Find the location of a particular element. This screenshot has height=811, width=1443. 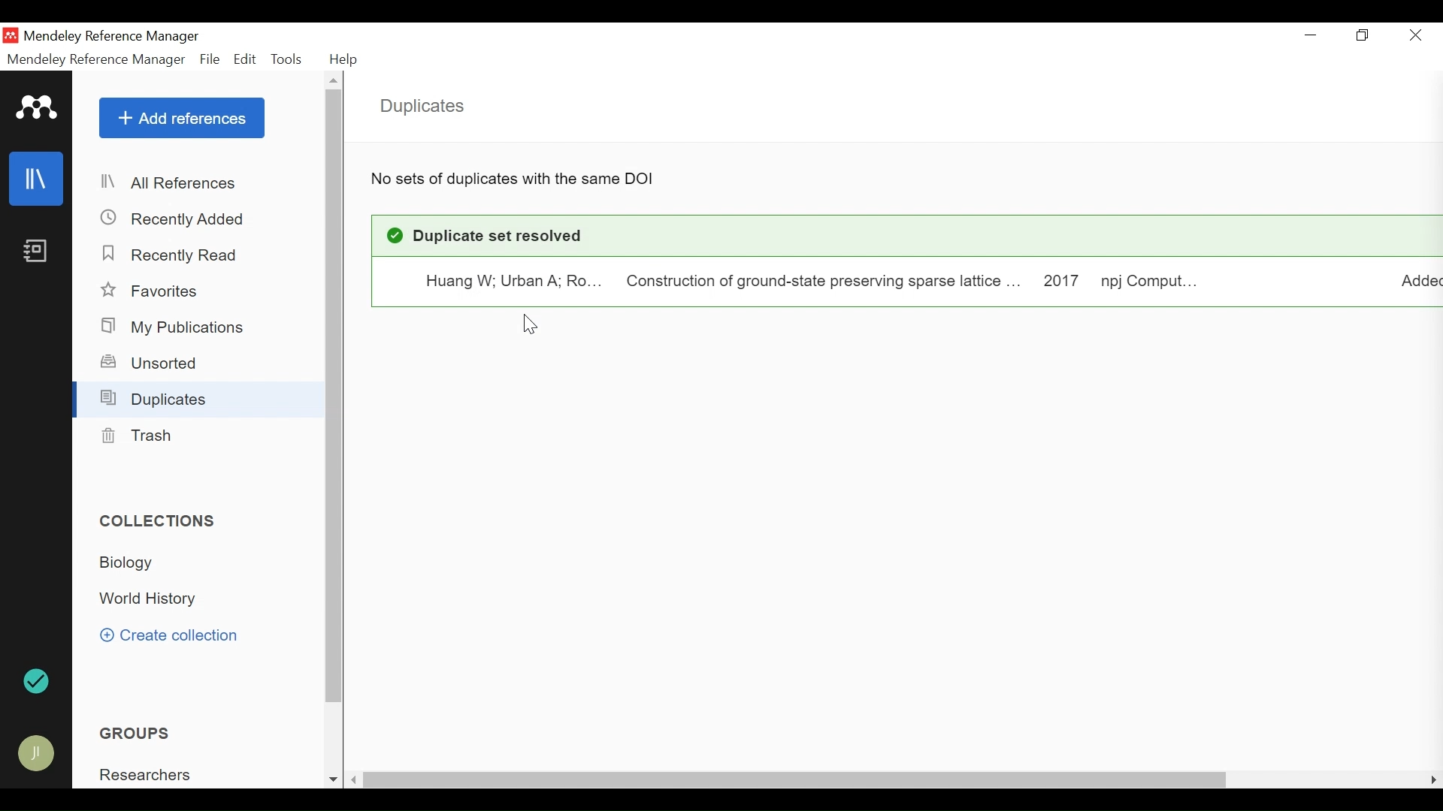

minimize is located at coordinates (1311, 35).